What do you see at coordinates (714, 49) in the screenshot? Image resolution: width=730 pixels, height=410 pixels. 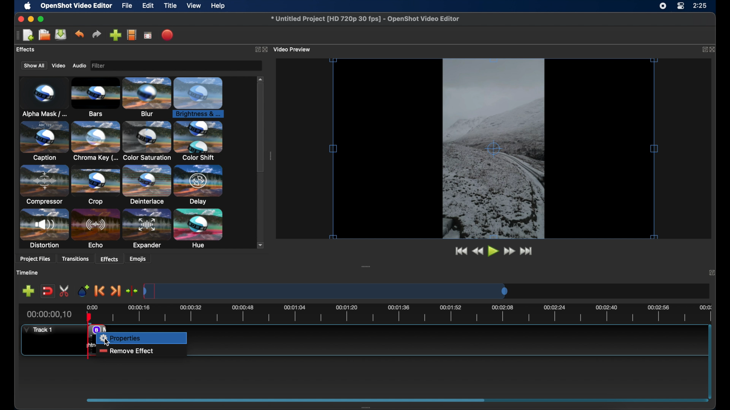 I see `close` at bounding box center [714, 49].